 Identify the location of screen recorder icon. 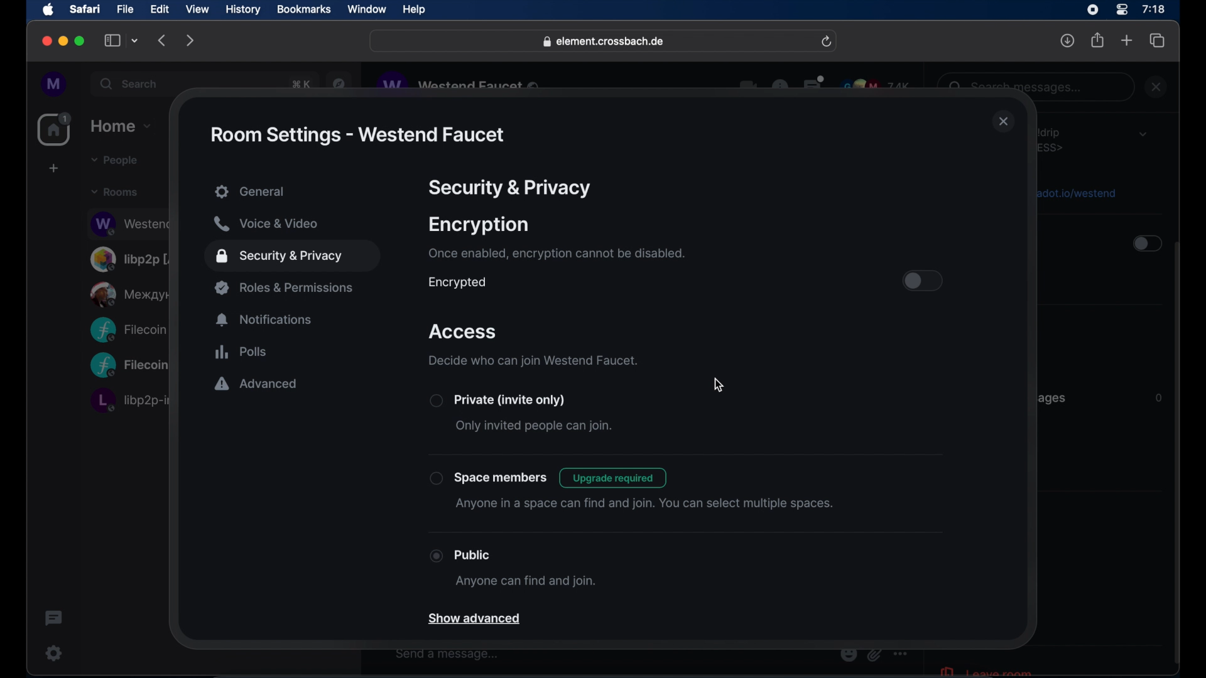
(1092, 10).